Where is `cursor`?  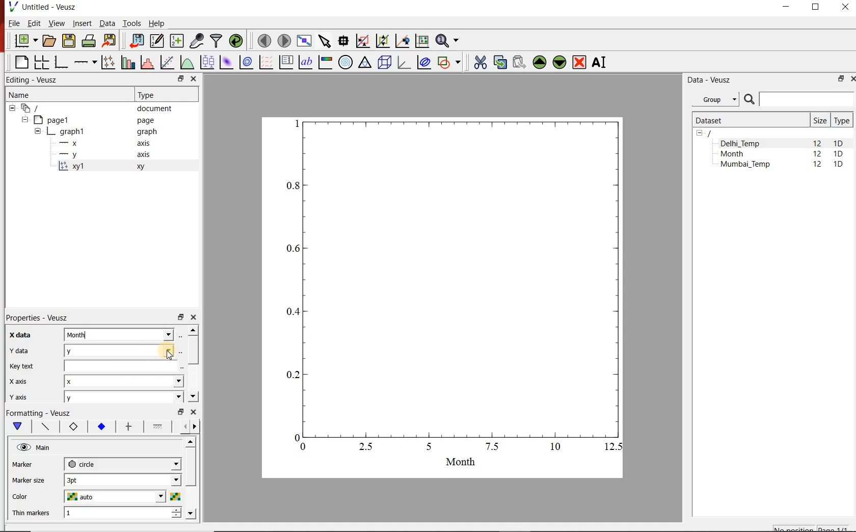 cursor is located at coordinates (167, 355).